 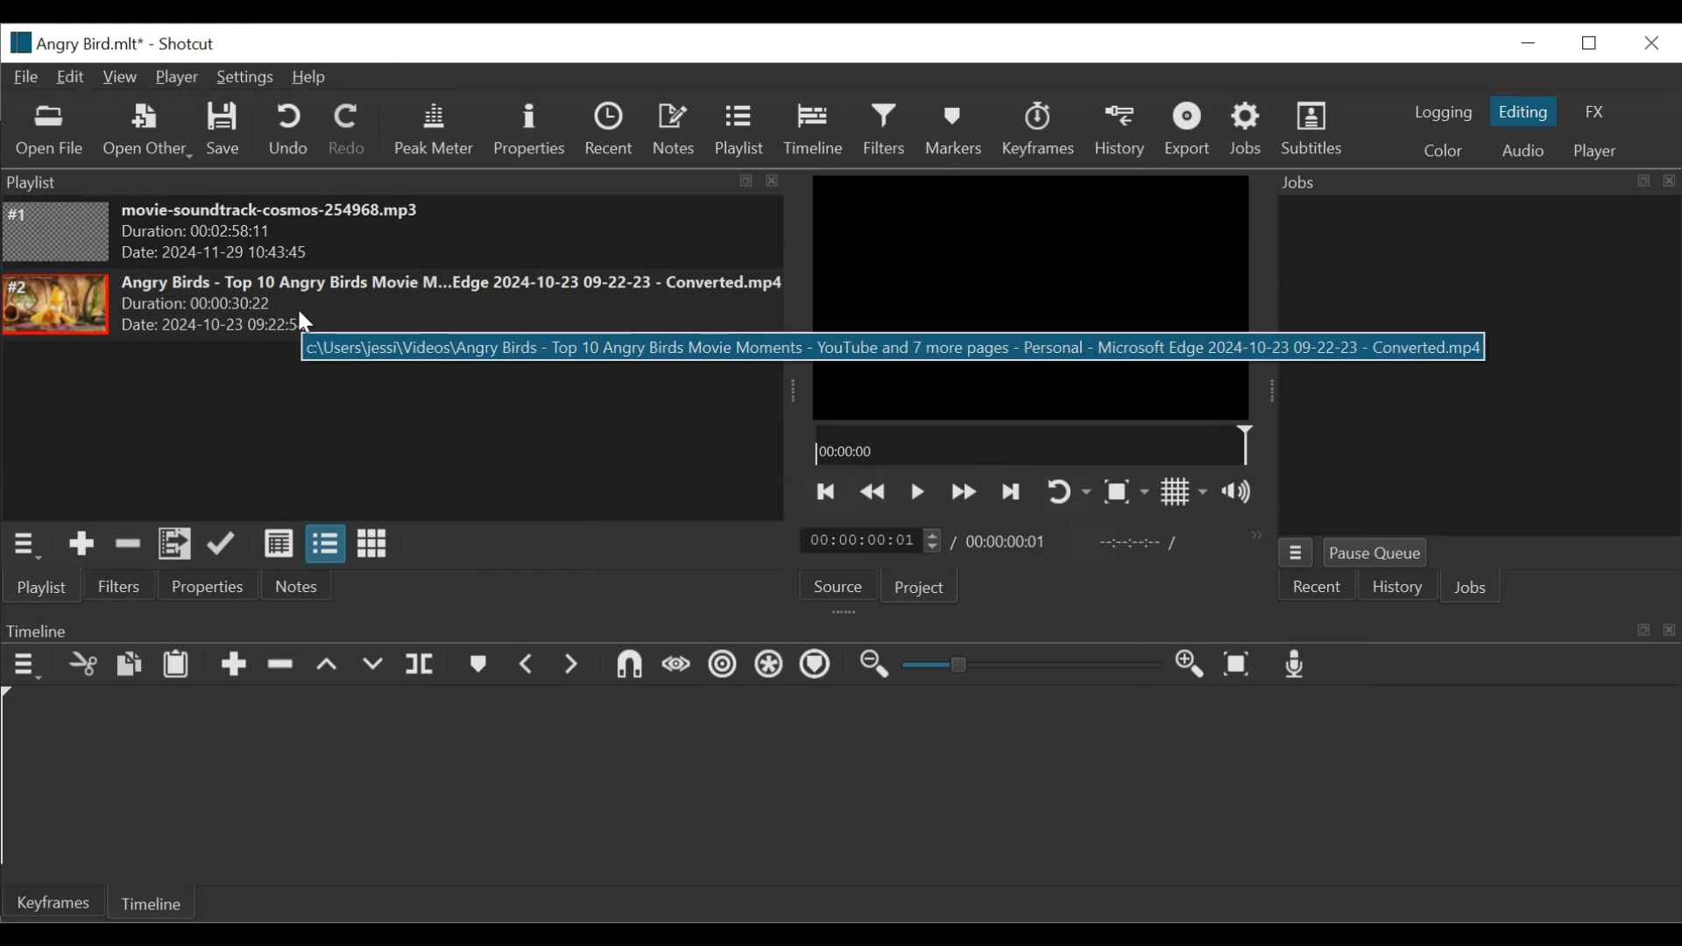 What do you see at coordinates (1444, 152) in the screenshot?
I see `Color` at bounding box center [1444, 152].